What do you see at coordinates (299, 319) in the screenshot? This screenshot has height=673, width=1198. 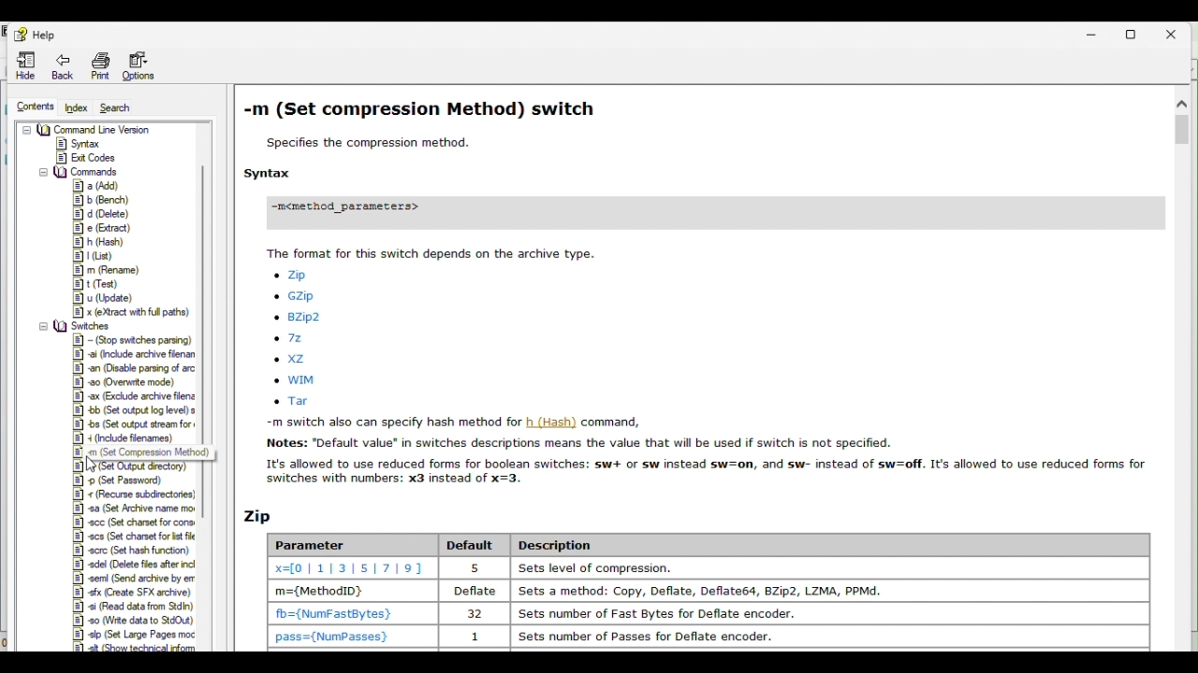 I see `bzip2` at bounding box center [299, 319].